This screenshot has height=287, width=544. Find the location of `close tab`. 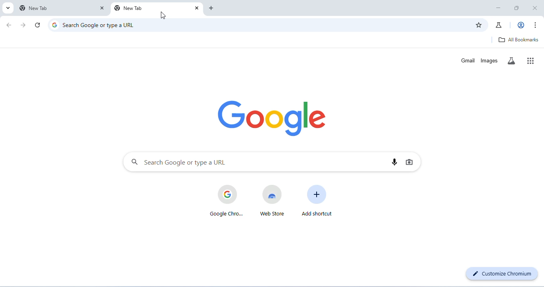

close tab is located at coordinates (102, 8).